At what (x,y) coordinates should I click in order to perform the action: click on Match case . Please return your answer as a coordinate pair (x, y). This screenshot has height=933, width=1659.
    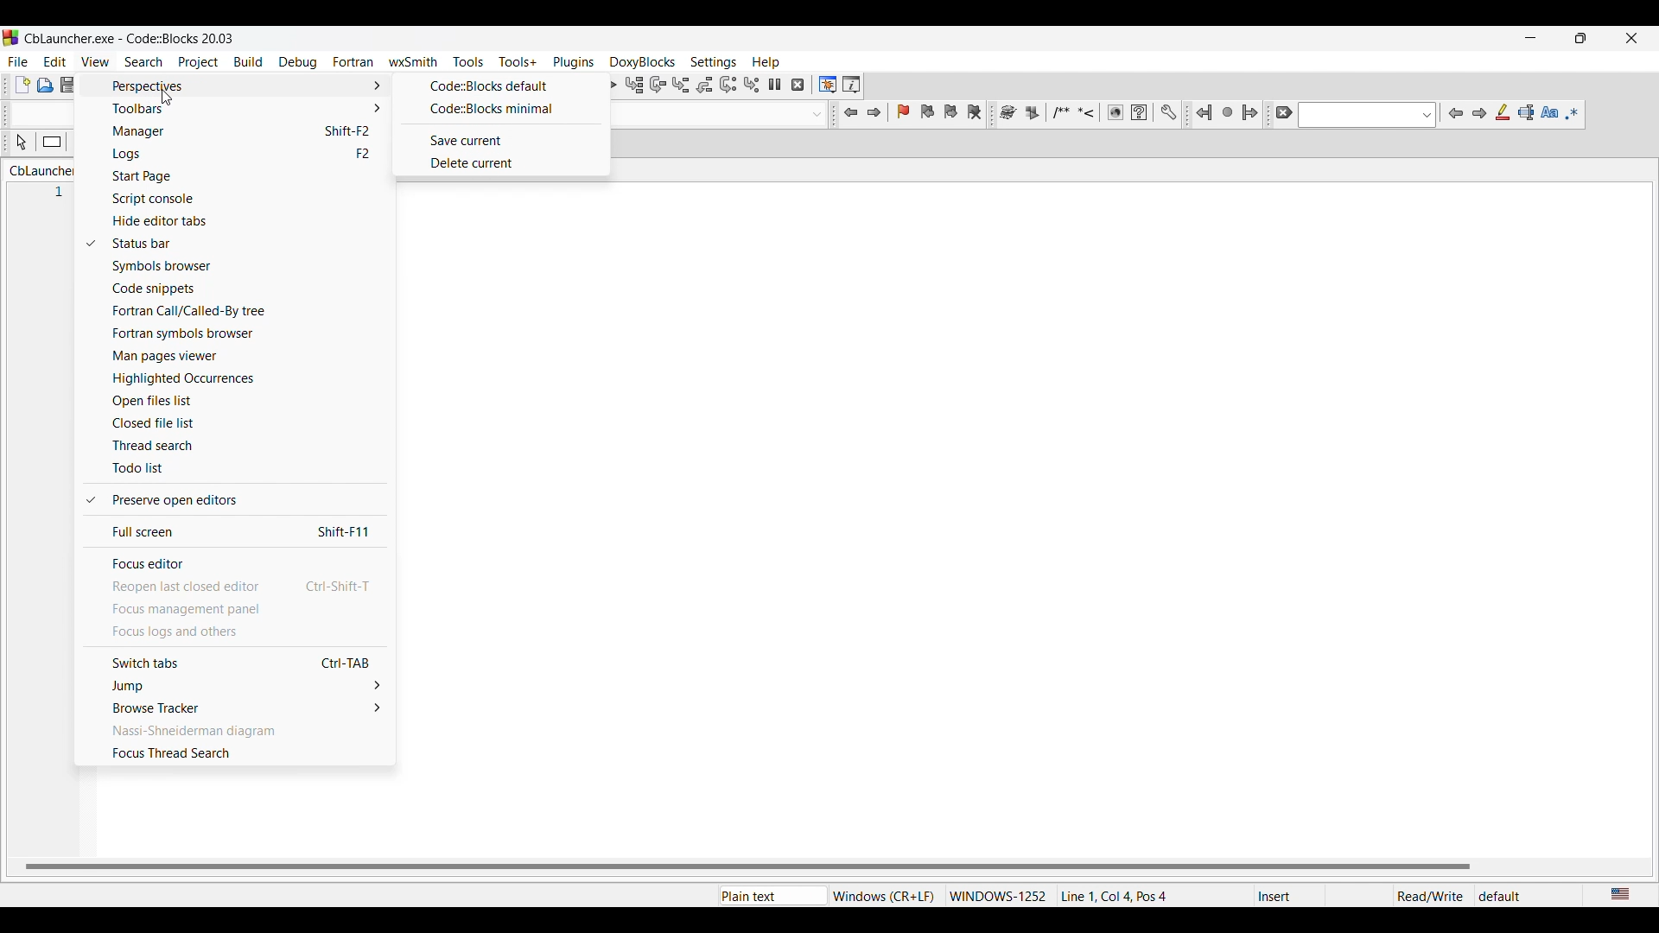
    Looking at the image, I should click on (1550, 111).